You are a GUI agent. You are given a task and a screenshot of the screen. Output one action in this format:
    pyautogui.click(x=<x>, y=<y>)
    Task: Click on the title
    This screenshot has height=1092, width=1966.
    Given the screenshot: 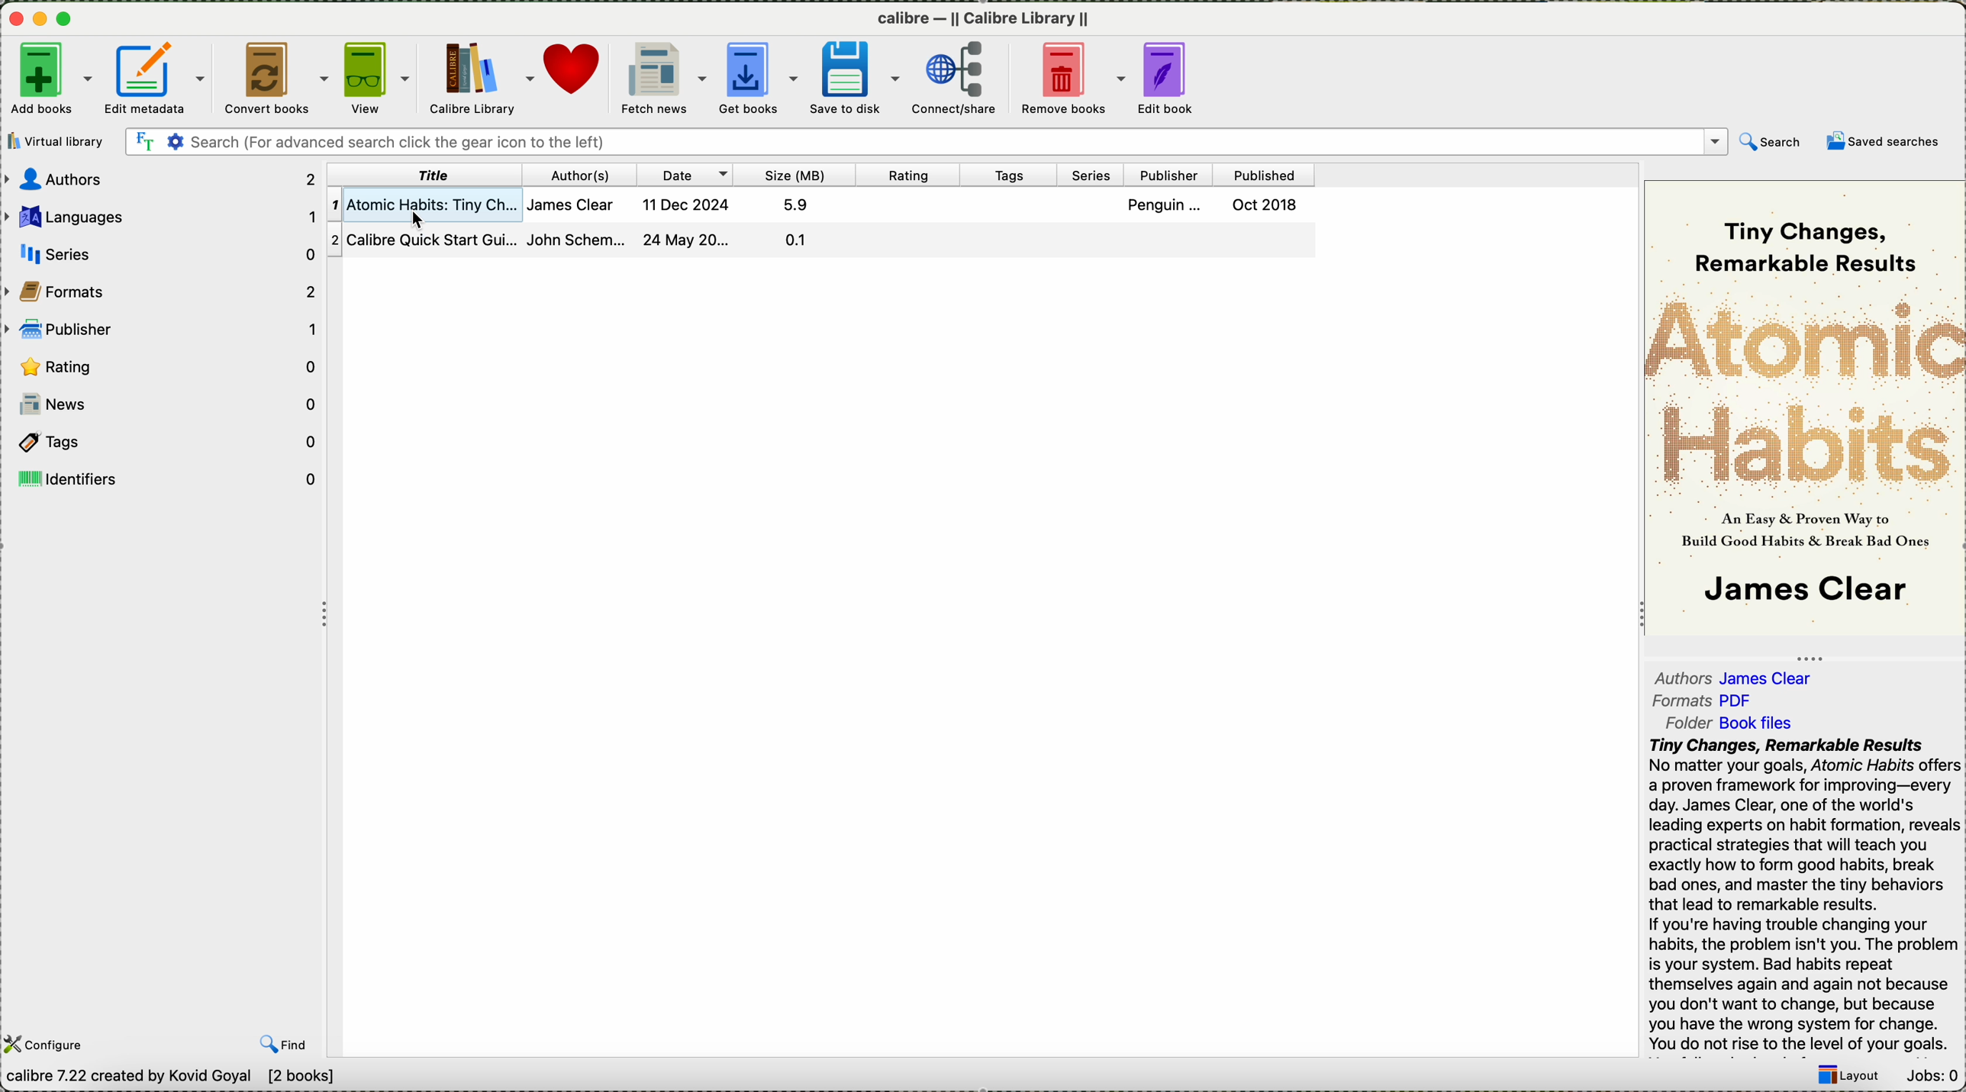 What is the action you would take?
    pyautogui.click(x=424, y=175)
    